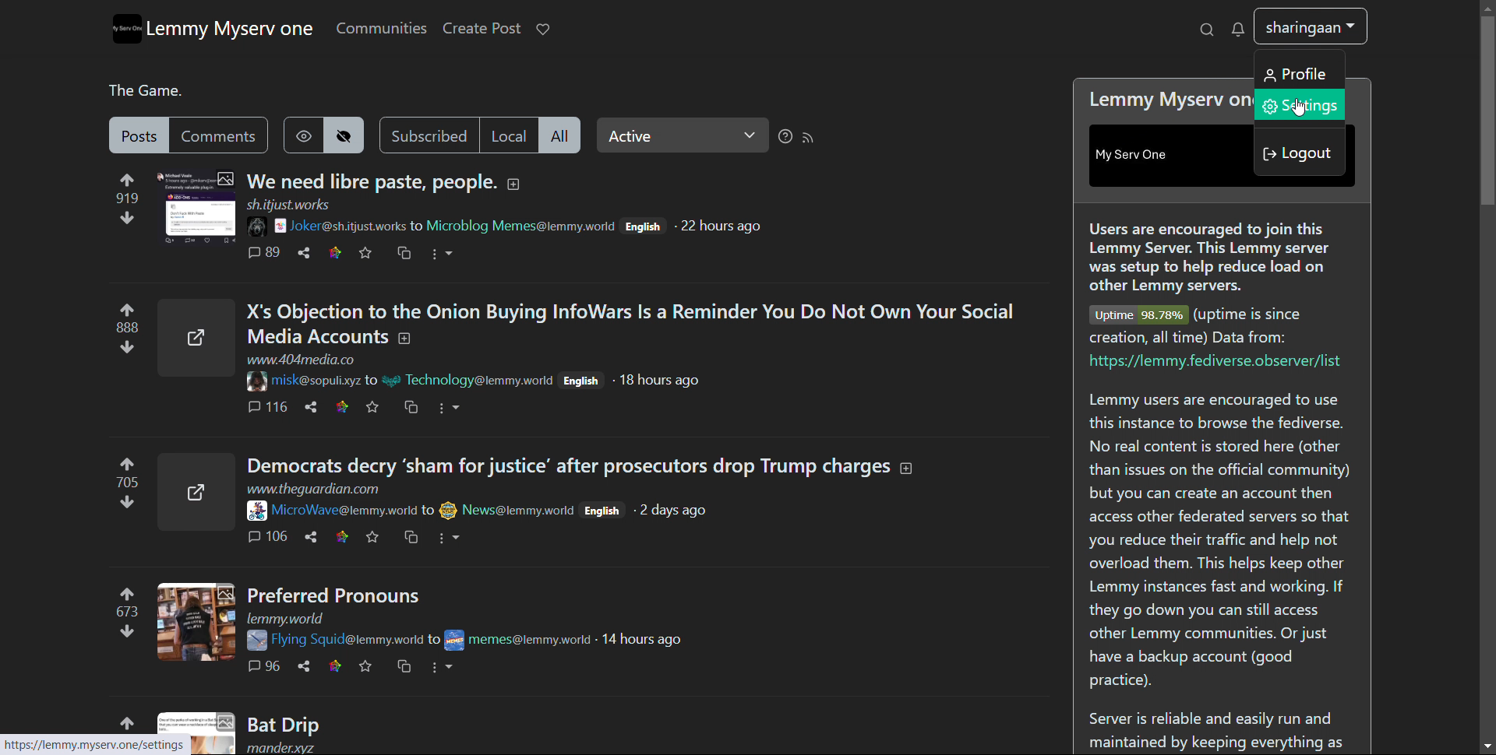  What do you see at coordinates (345, 536) in the screenshot?
I see `link` at bounding box center [345, 536].